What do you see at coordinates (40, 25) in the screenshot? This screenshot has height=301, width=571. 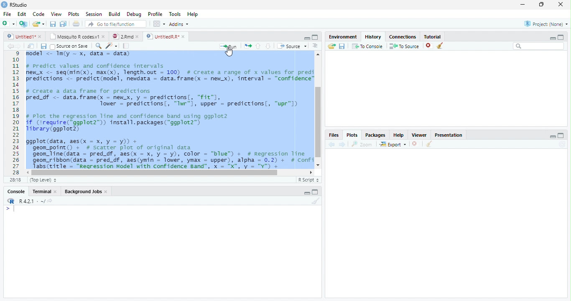 I see `Open an existing file` at bounding box center [40, 25].